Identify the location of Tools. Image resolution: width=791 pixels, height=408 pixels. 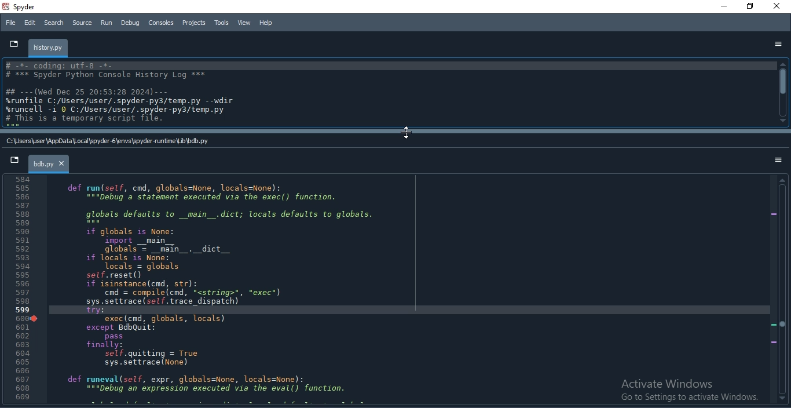
(222, 22).